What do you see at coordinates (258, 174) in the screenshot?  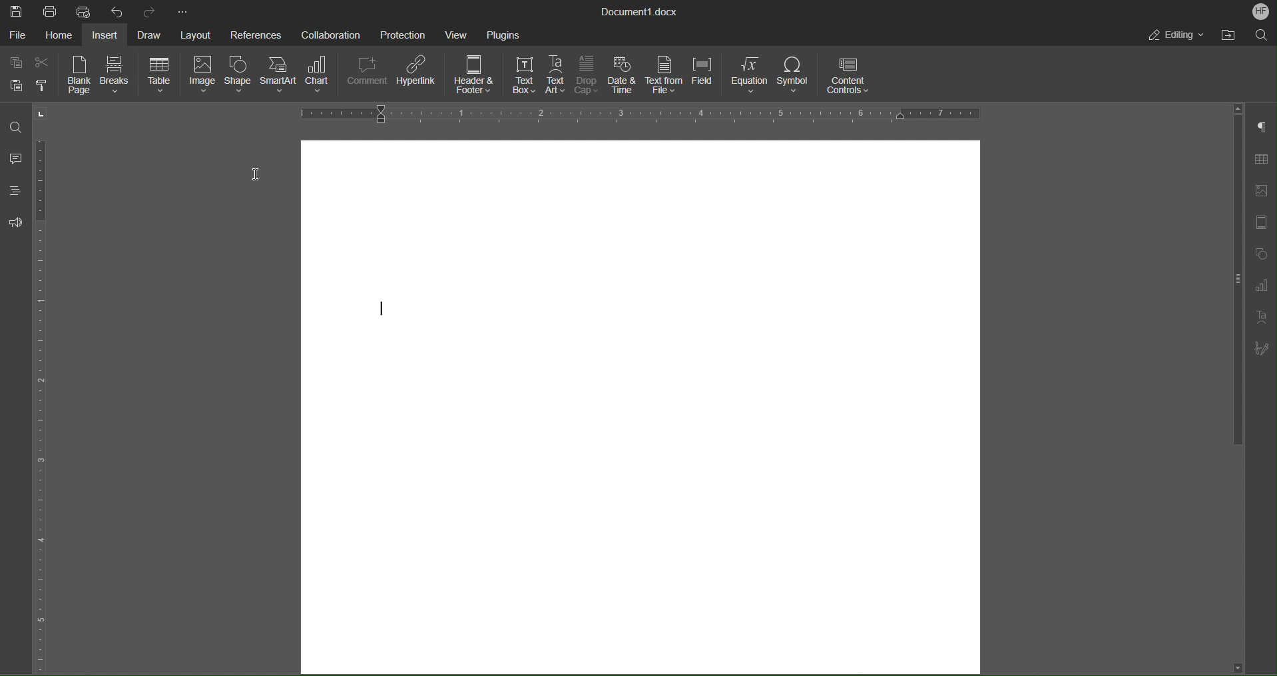 I see `Cursor` at bounding box center [258, 174].